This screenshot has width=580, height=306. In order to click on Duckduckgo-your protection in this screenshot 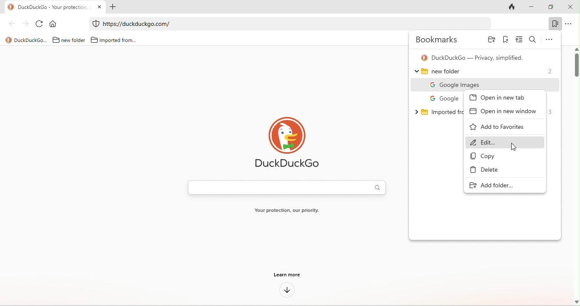, I will do `click(52, 6)`.